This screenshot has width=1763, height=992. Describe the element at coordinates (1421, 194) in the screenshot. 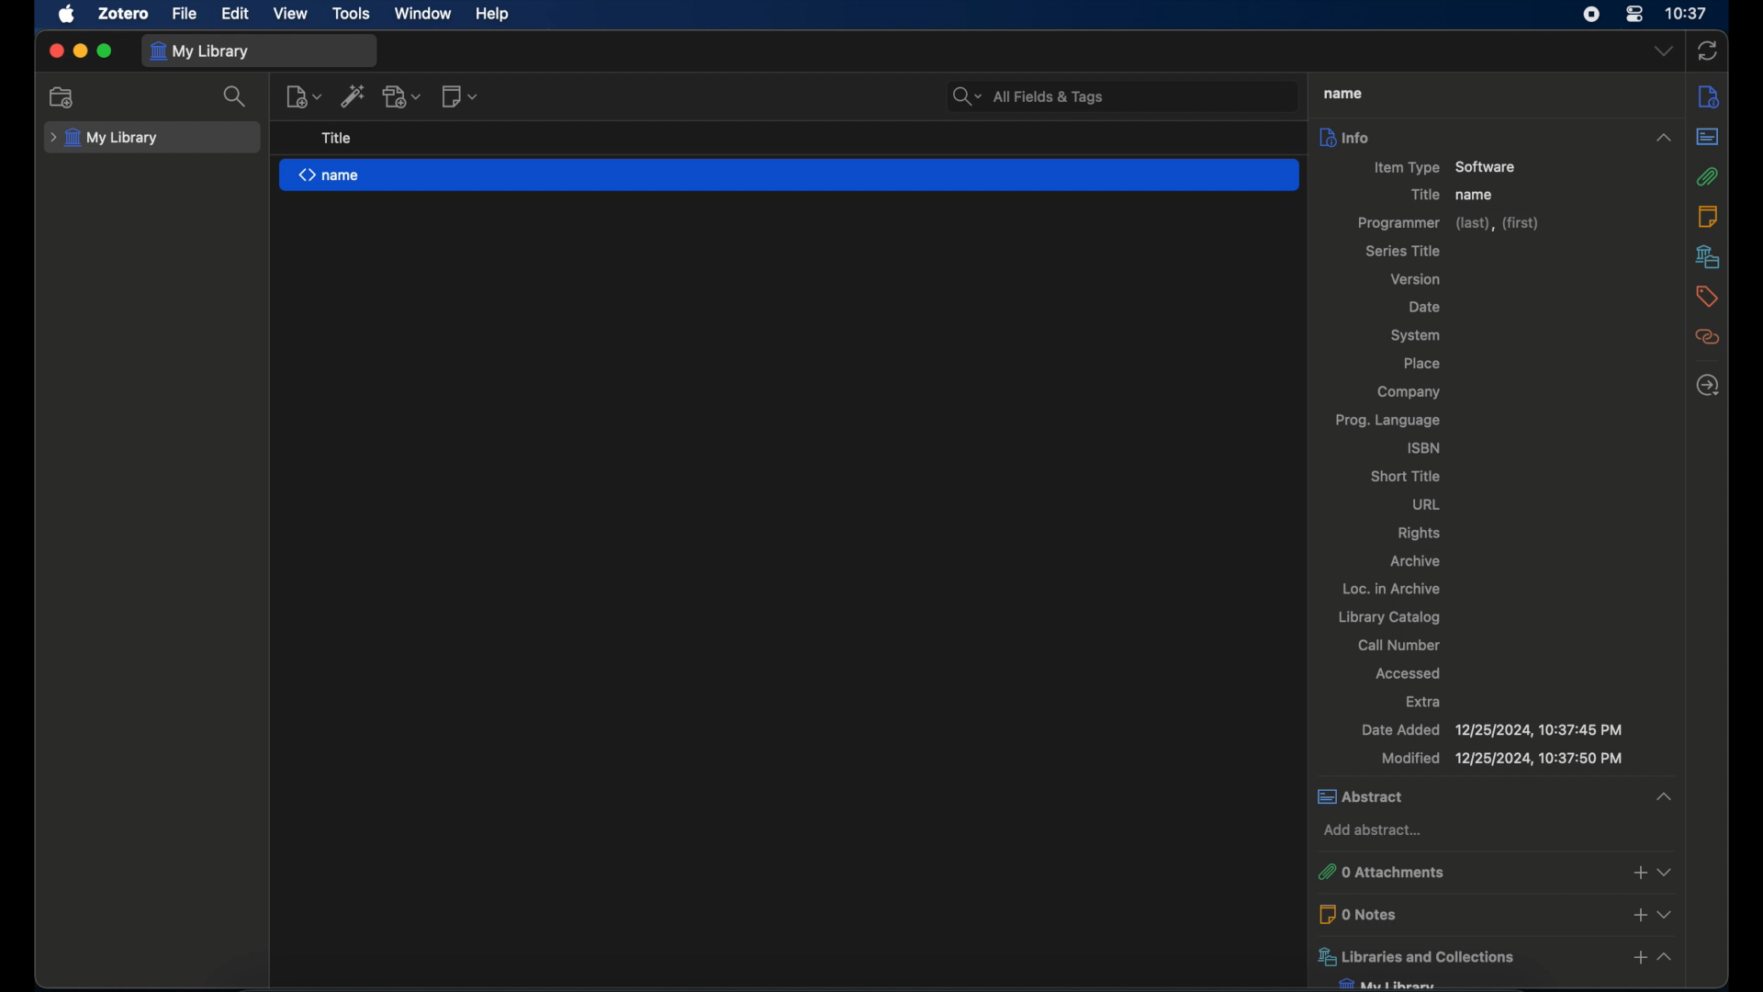

I see `title` at that location.